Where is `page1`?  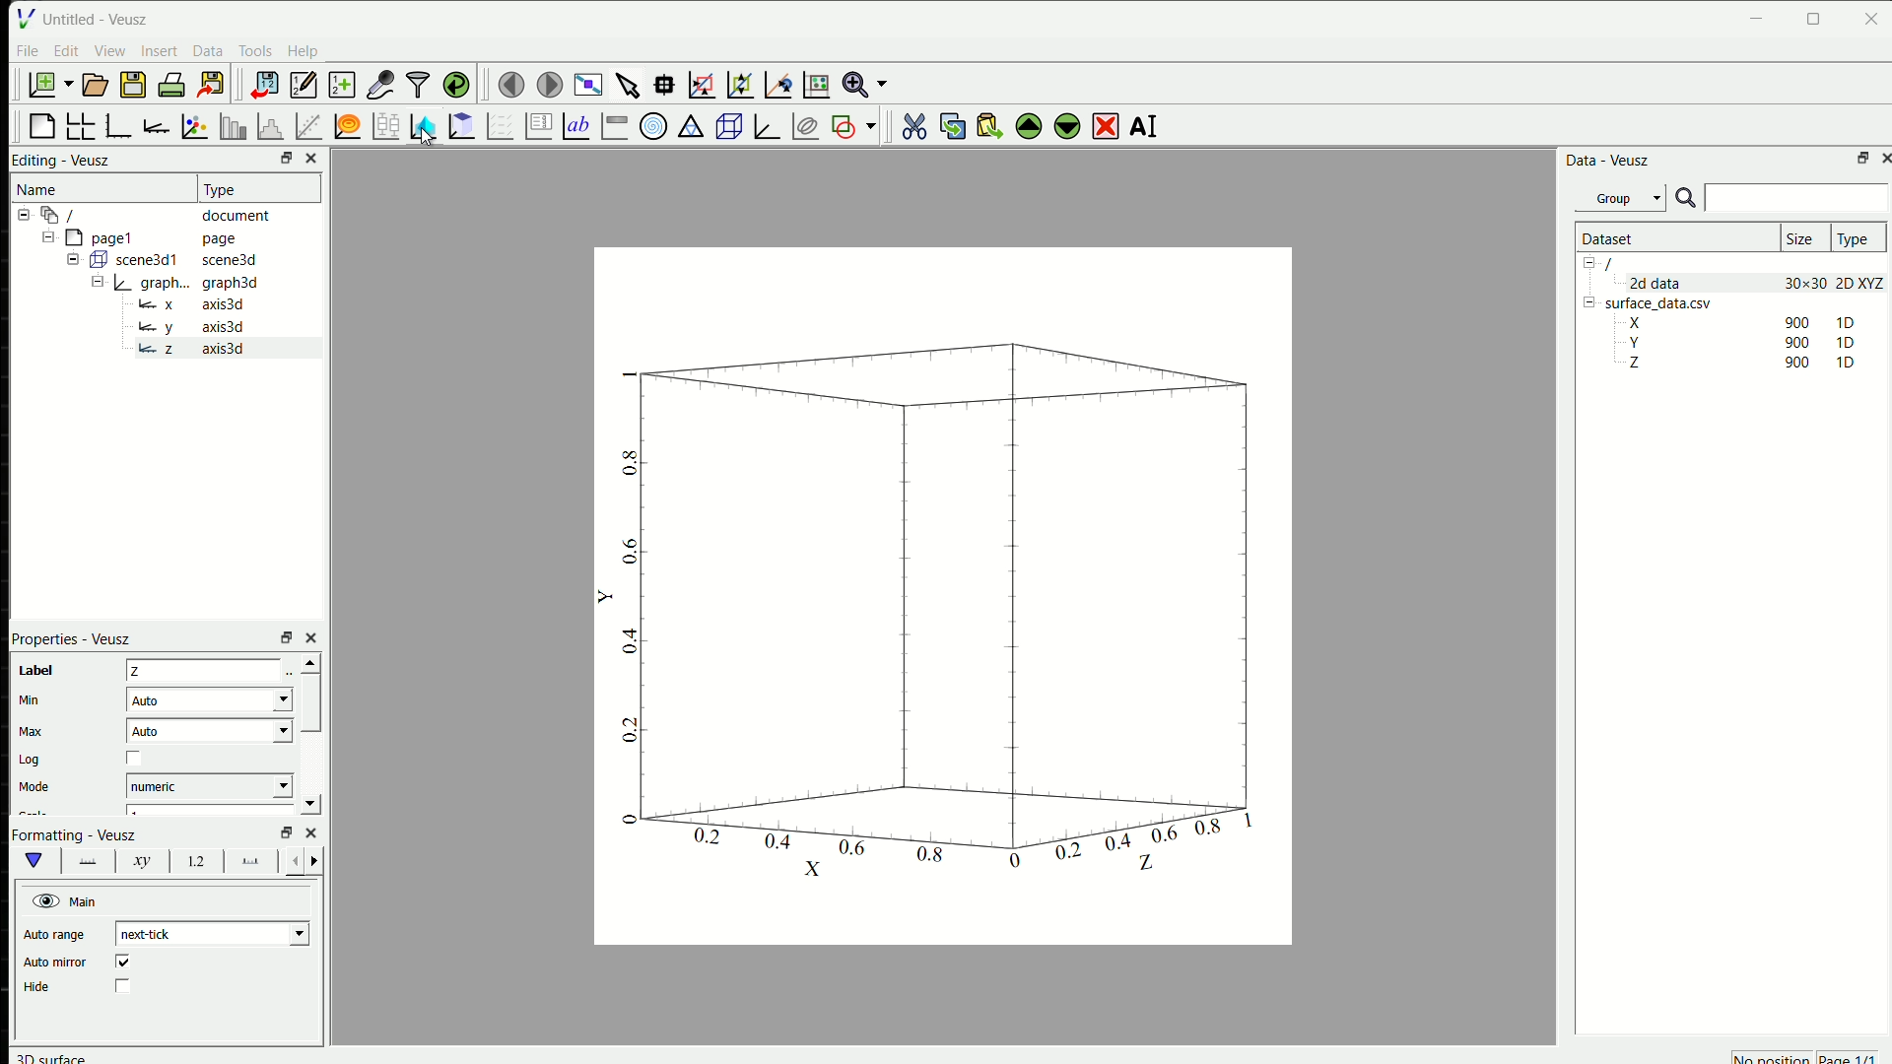 page1 is located at coordinates (100, 237).